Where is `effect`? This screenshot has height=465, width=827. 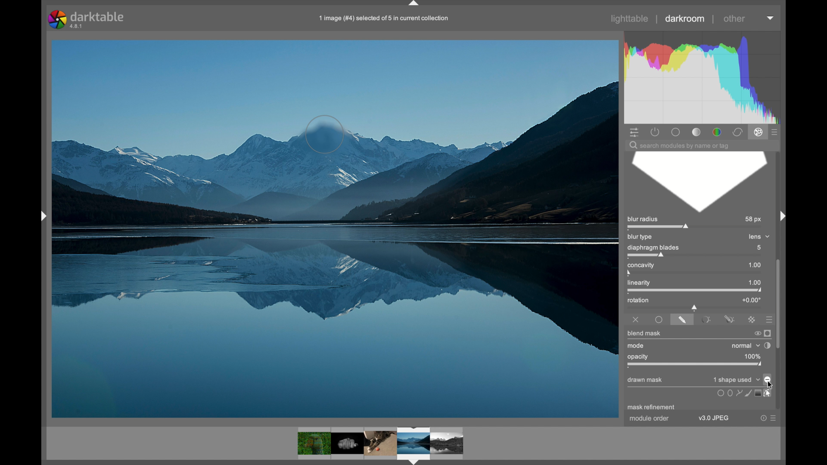
effect is located at coordinates (758, 133).